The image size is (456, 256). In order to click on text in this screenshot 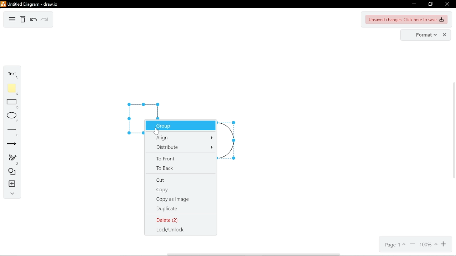, I will do `click(12, 74)`.